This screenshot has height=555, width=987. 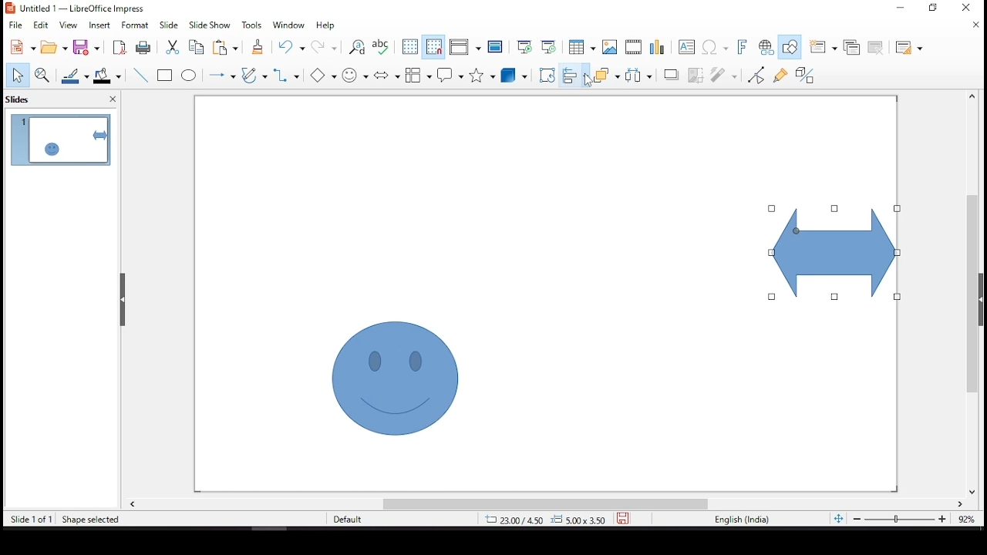 What do you see at coordinates (451, 76) in the screenshot?
I see `callout shapes` at bounding box center [451, 76].